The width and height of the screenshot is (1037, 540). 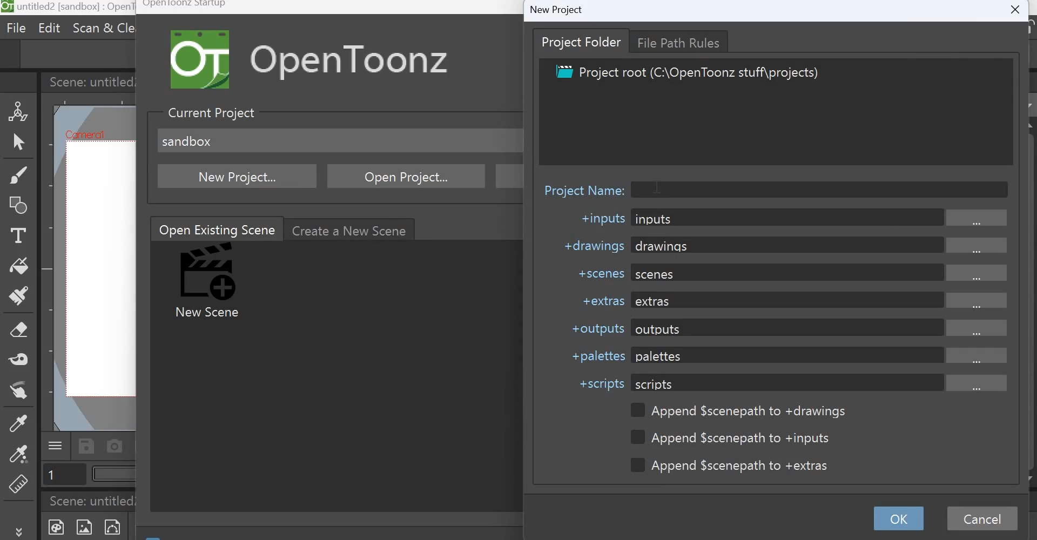 What do you see at coordinates (594, 327) in the screenshot?
I see `+outputs` at bounding box center [594, 327].